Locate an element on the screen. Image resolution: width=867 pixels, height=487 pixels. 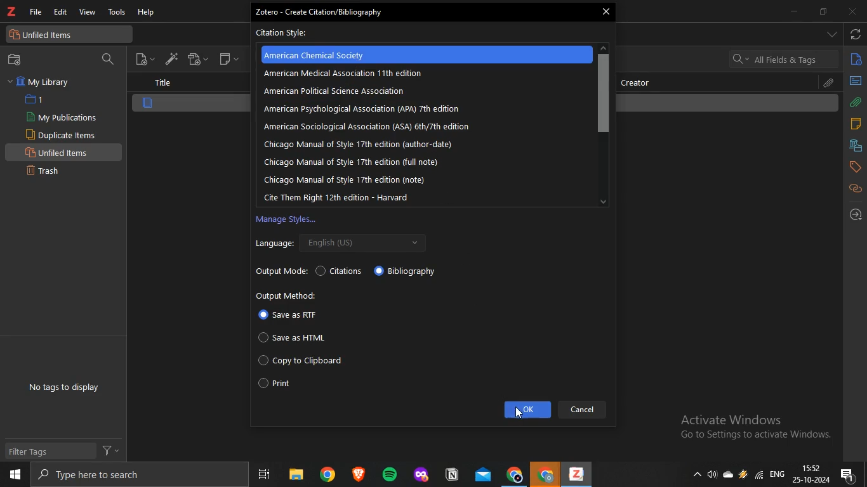
libraries and collections is located at coordinates (856, 145).